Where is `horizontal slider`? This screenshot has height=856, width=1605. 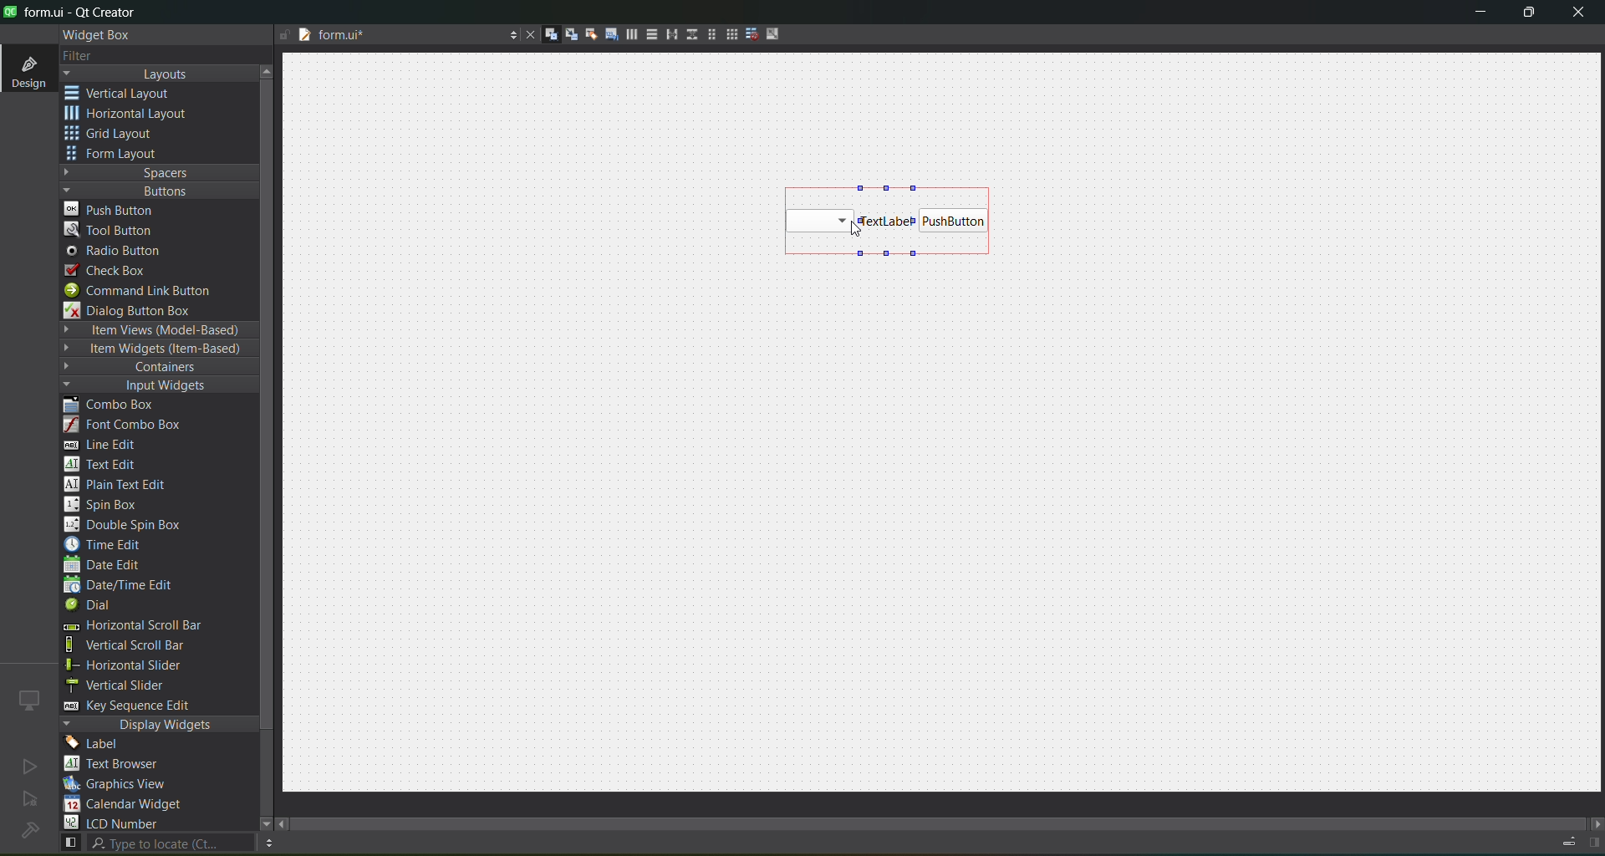 horizontal slider is located at coordinates (142, 665).